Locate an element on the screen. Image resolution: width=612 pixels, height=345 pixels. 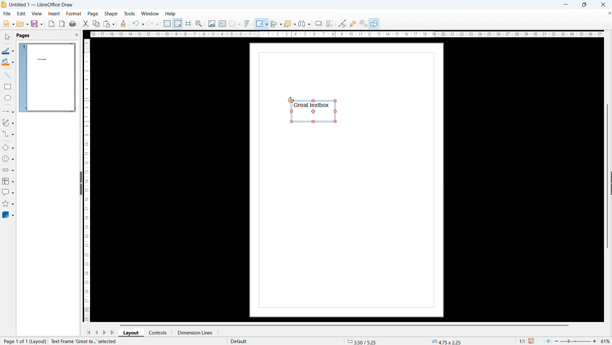
flowcharts is located at coordinates (8, 181).